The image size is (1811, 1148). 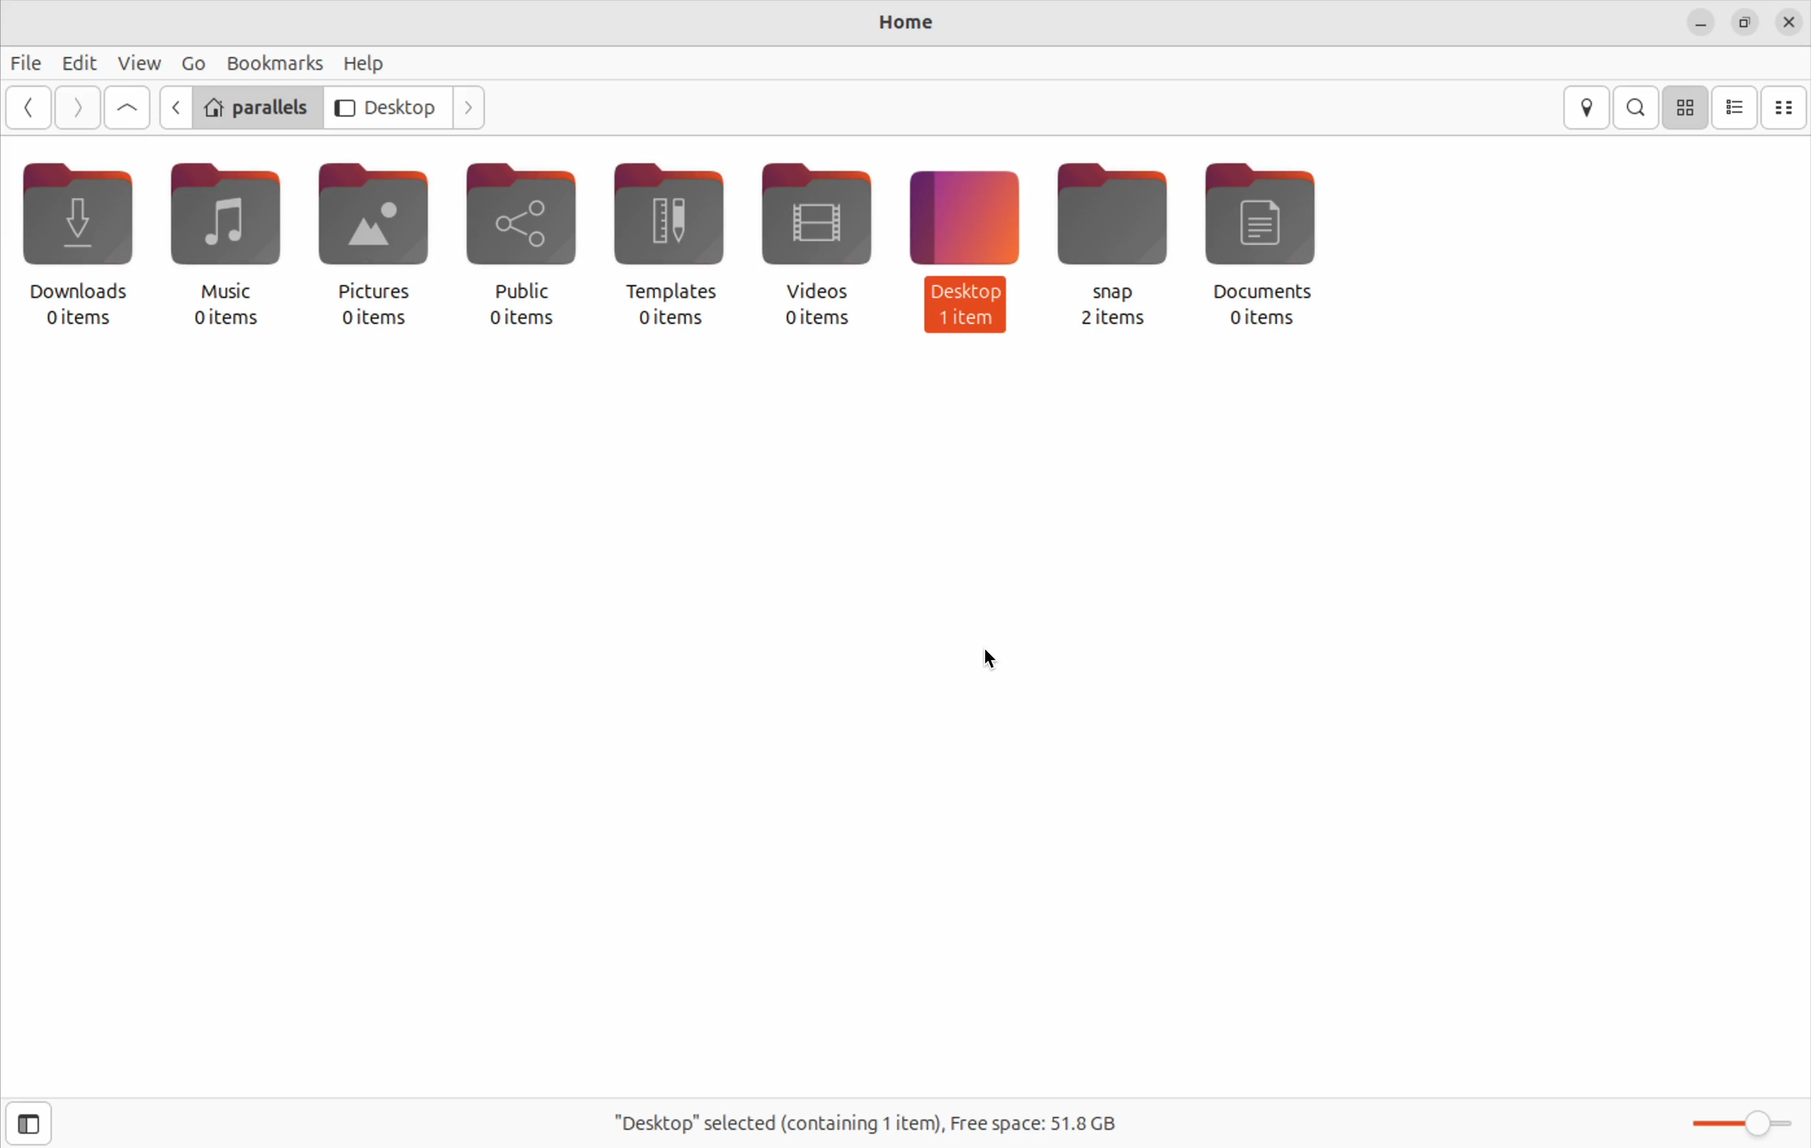 What do you see at coordinates (1112, 252) in the screenshot?
I see `snap 2 items` at bounding box center [1112, 252].